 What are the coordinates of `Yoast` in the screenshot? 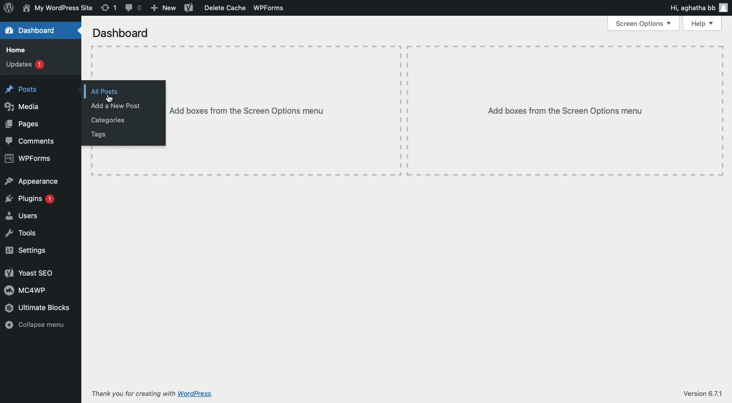 It's located at (190, 8).